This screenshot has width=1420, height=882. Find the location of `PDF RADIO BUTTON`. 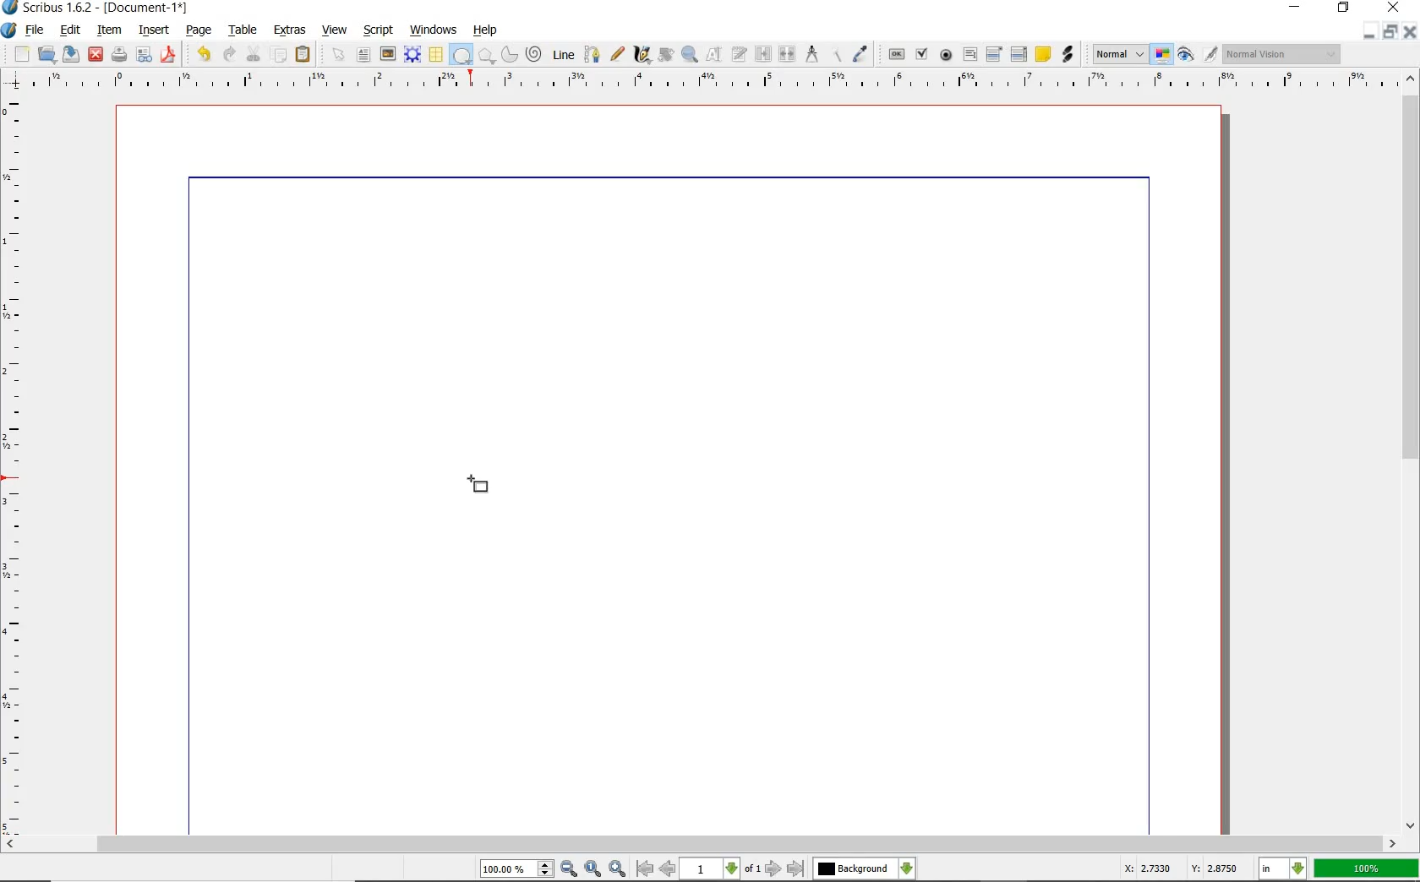

PDF RADIO BUTTON is located at coordinates (947, 54).